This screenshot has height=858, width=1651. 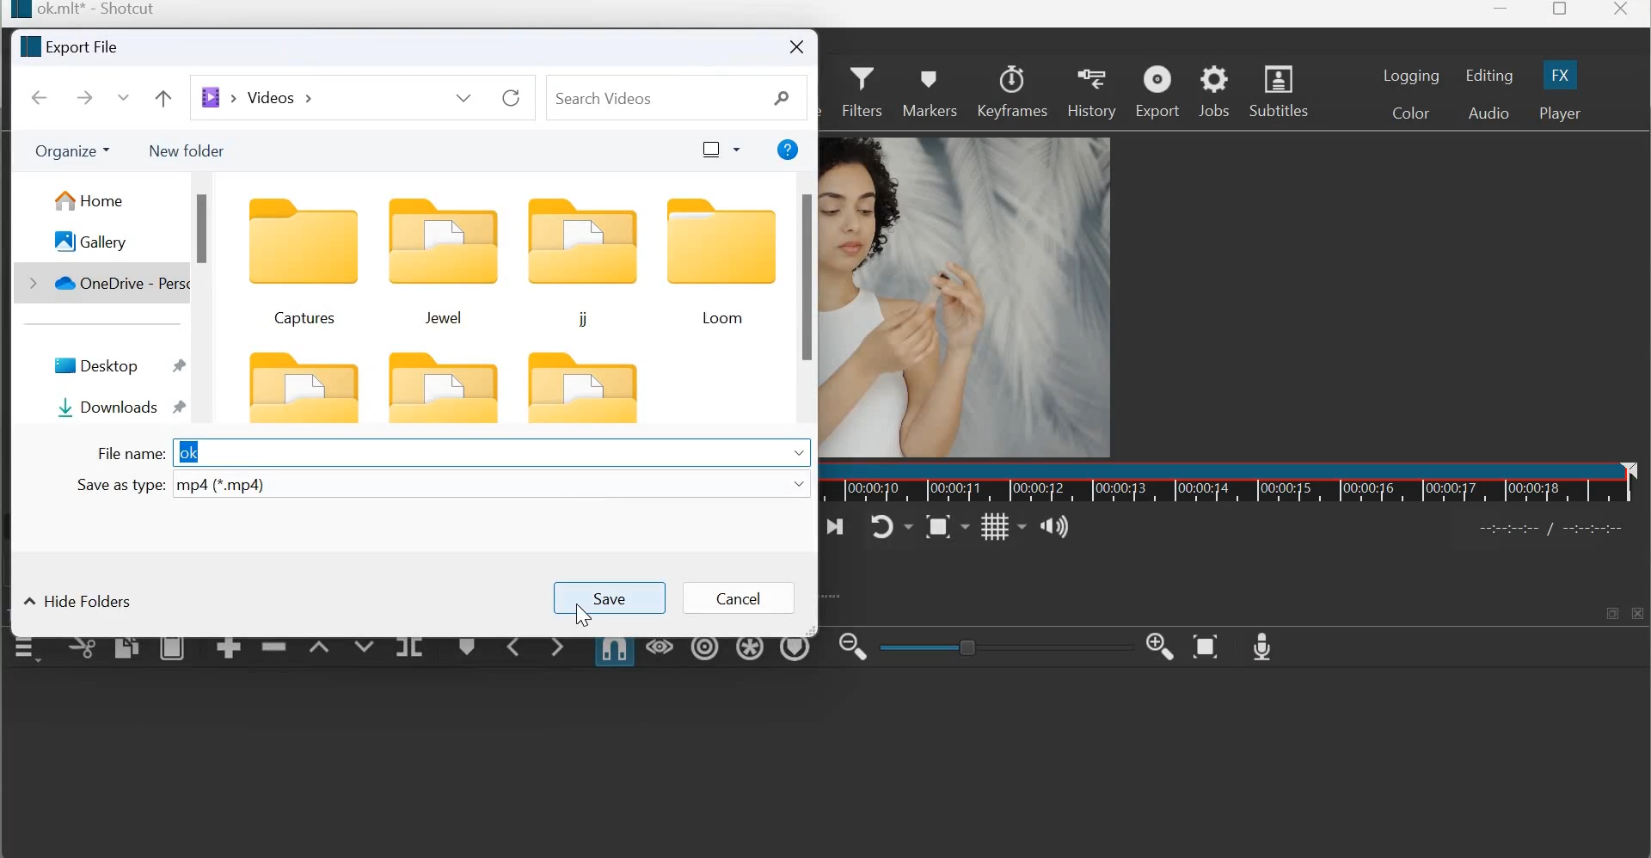 I want to click on New folder, so click(x=187, y=149).